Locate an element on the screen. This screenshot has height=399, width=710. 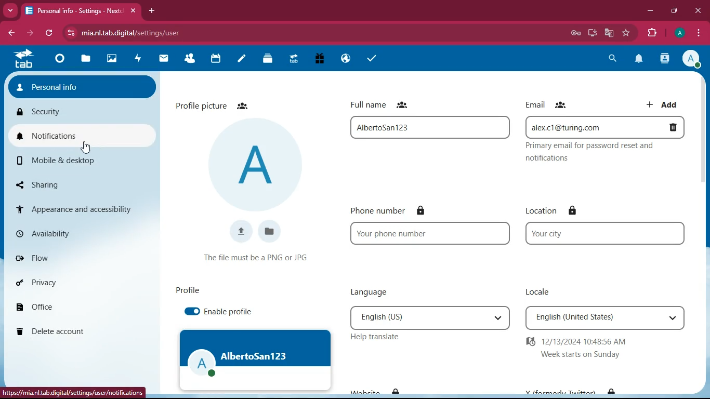
Friends is located at coordinates (559, 104).